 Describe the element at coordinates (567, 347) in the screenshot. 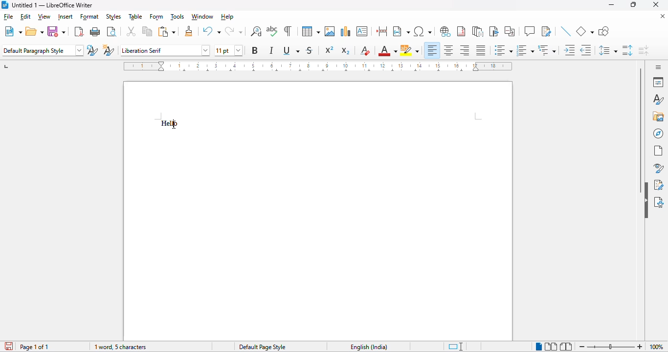

I see `book view` at that location.